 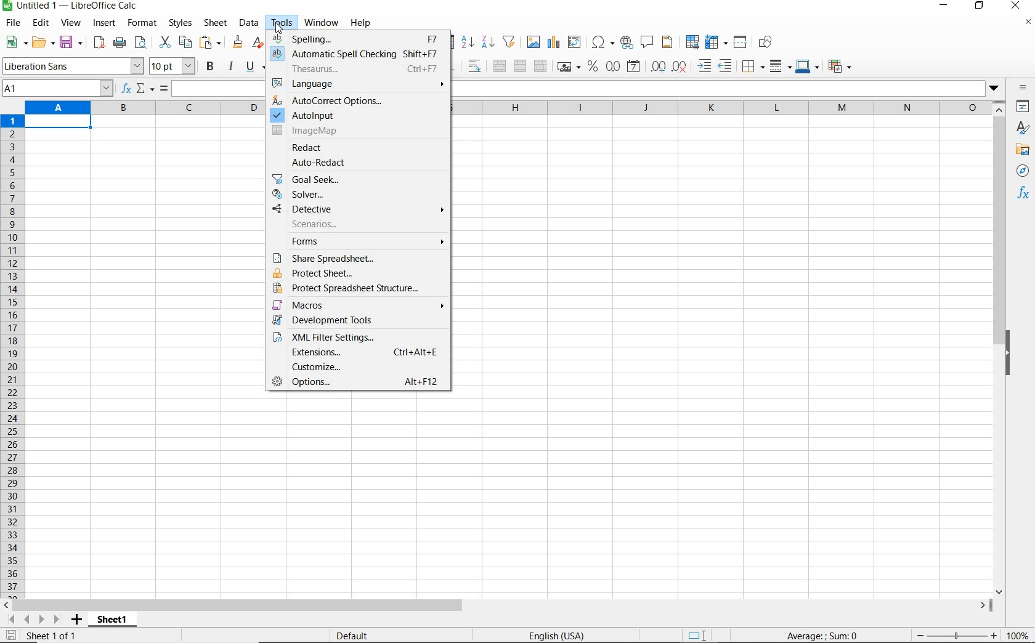 What do you see at coordinates (808, 67) in the screenshot?
I see `border color` at bounding box center [808, 67].